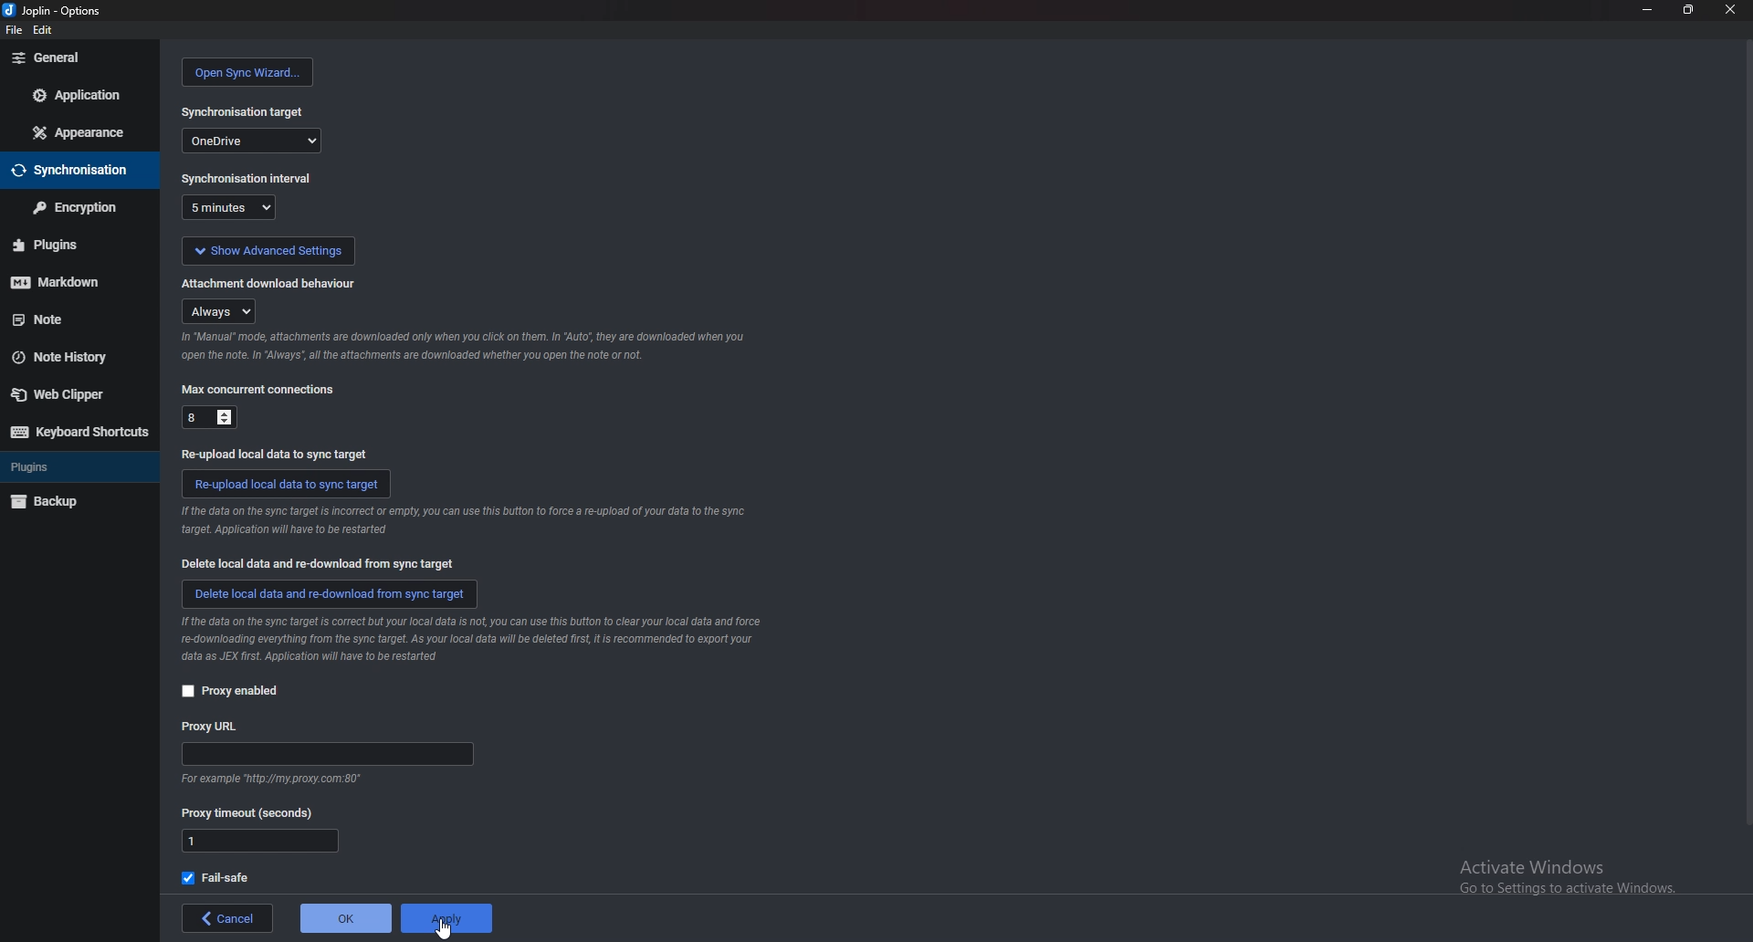 The width and height of the screenshot is (1753, 942). What do you see at coordinates (79, 58) in the screenshot?
I see `general` at bounding box center [79, 58].